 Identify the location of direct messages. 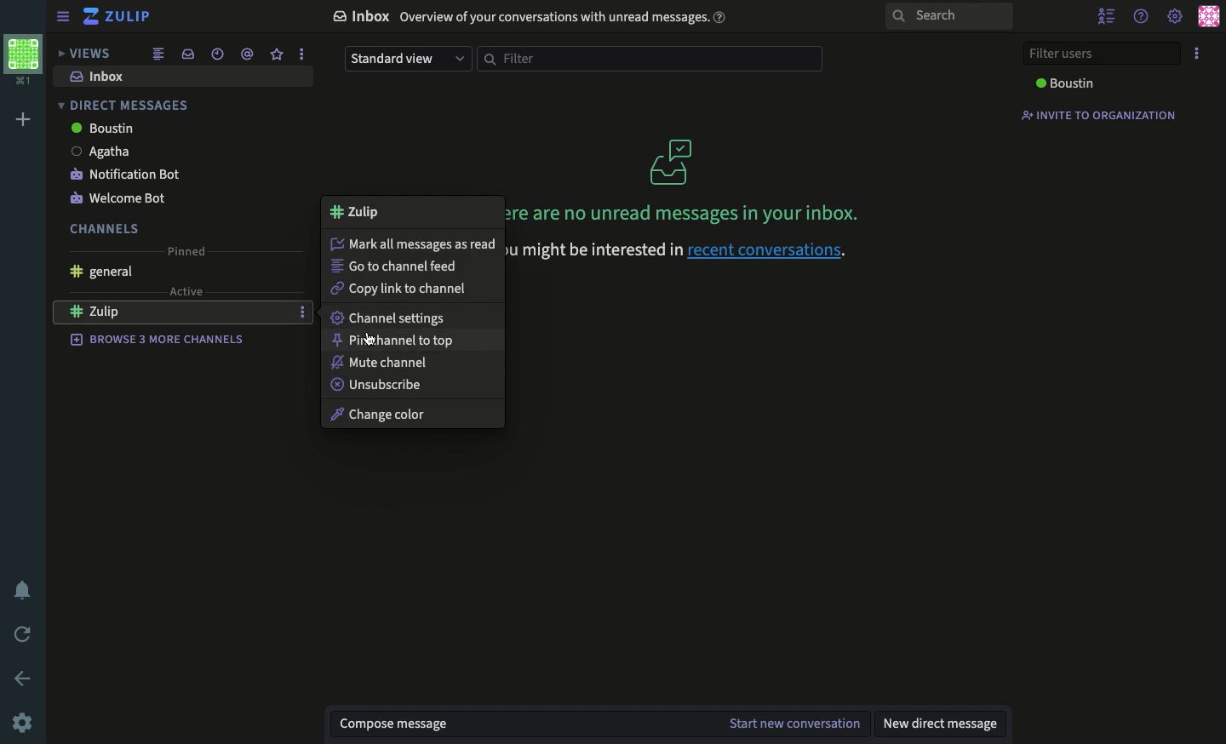
(121, 106).